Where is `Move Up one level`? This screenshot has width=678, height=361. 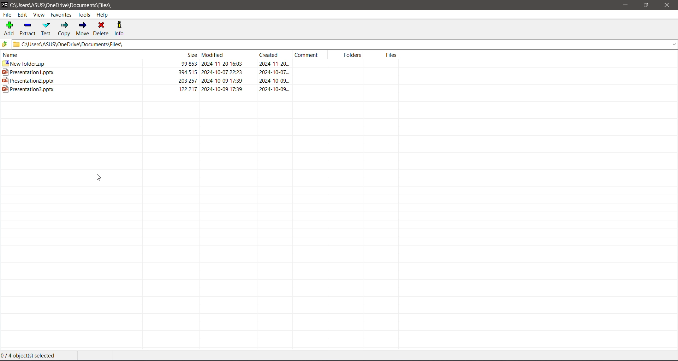 Move Up one level is located at coordinates (5, 45).